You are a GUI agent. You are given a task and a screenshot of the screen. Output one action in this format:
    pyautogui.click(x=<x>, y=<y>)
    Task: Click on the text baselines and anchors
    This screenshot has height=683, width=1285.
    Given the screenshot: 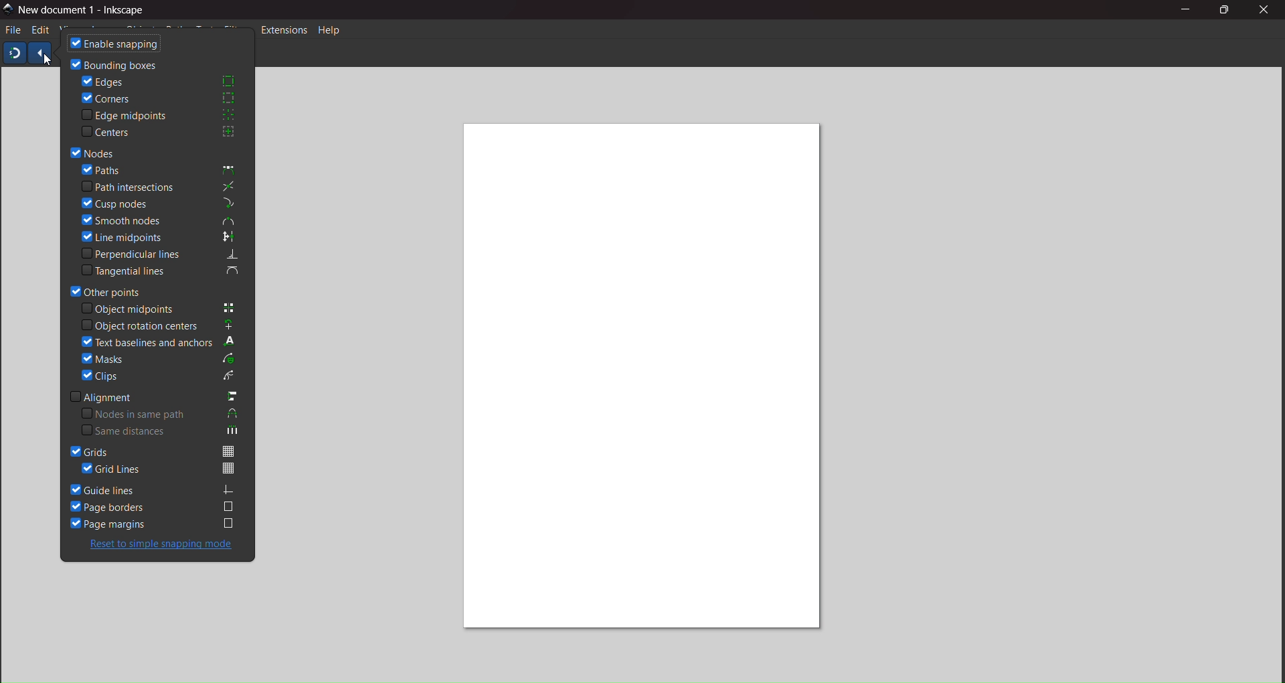 What is the action you would take?
    pyautogui.click(x=155, y=341)
    